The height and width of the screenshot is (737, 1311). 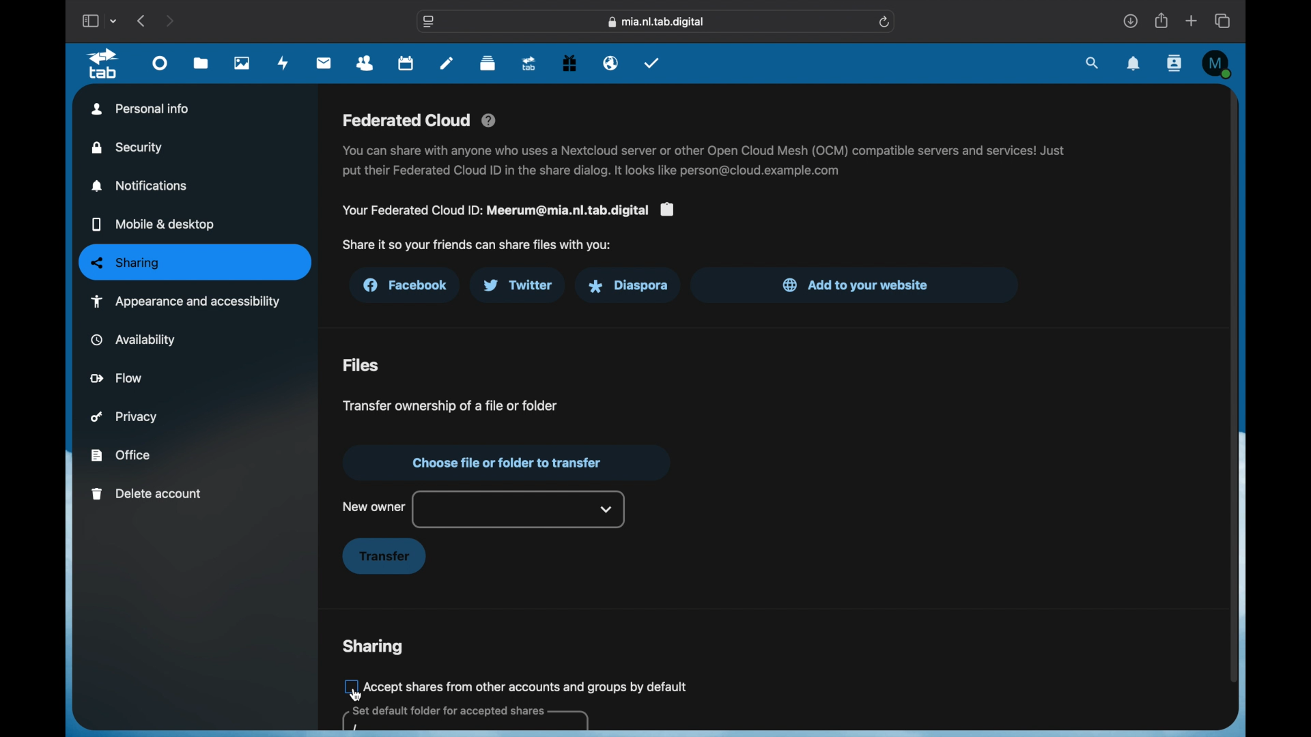 I want to click on previous, so click(x=142, y=20).